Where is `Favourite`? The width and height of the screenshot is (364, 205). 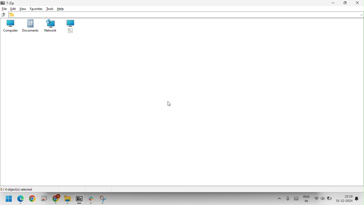
Favourite is located at coordinates (35, 8).